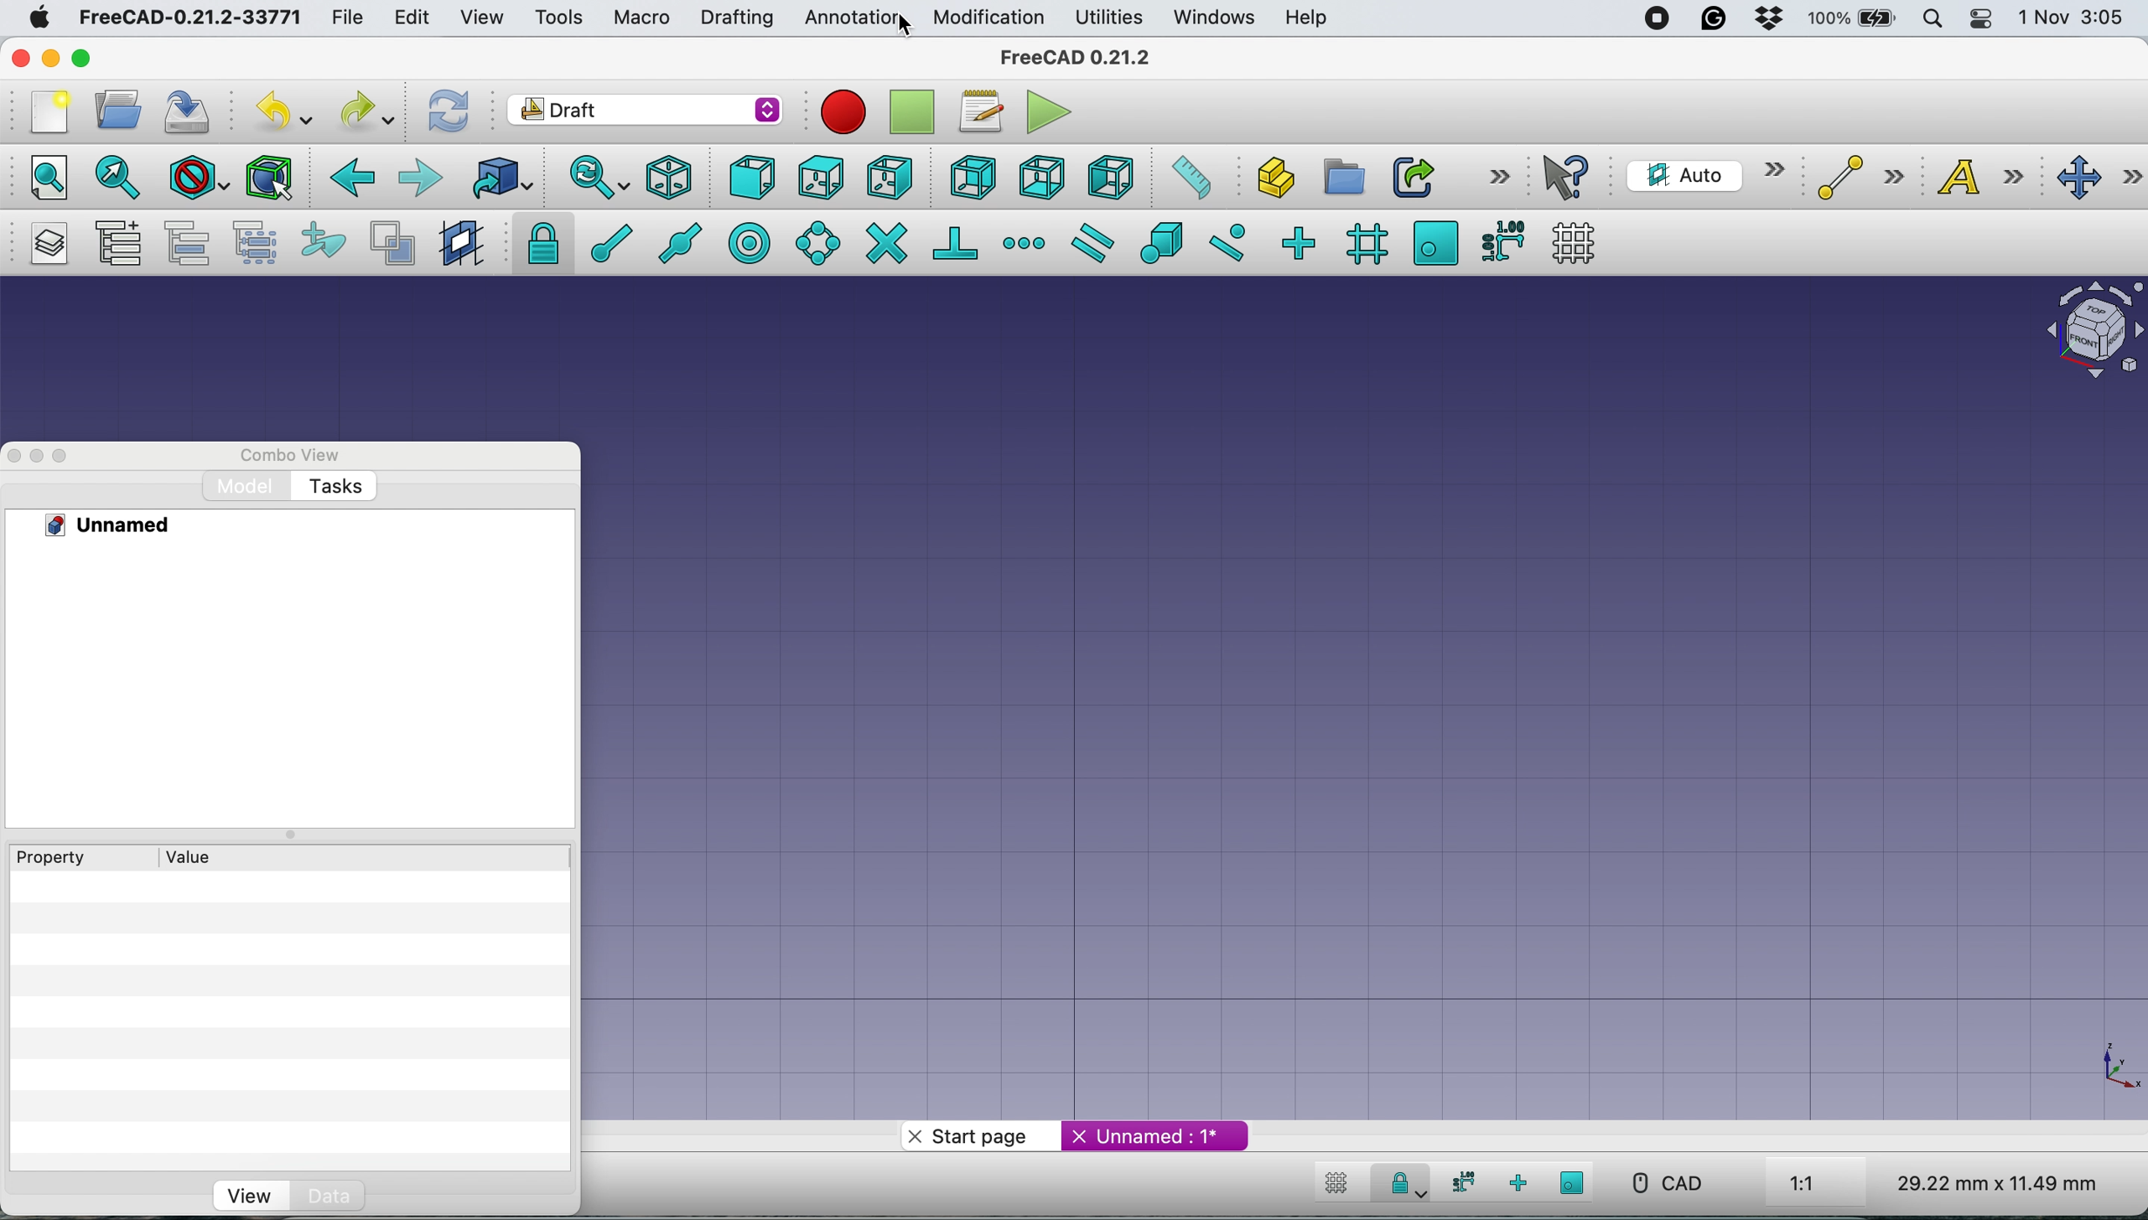 This screenshot has width=2148, height=1220. What do you see at coordinates (367, 110) in the screenshot?
I see `redo` at bounding box center [367, 110].